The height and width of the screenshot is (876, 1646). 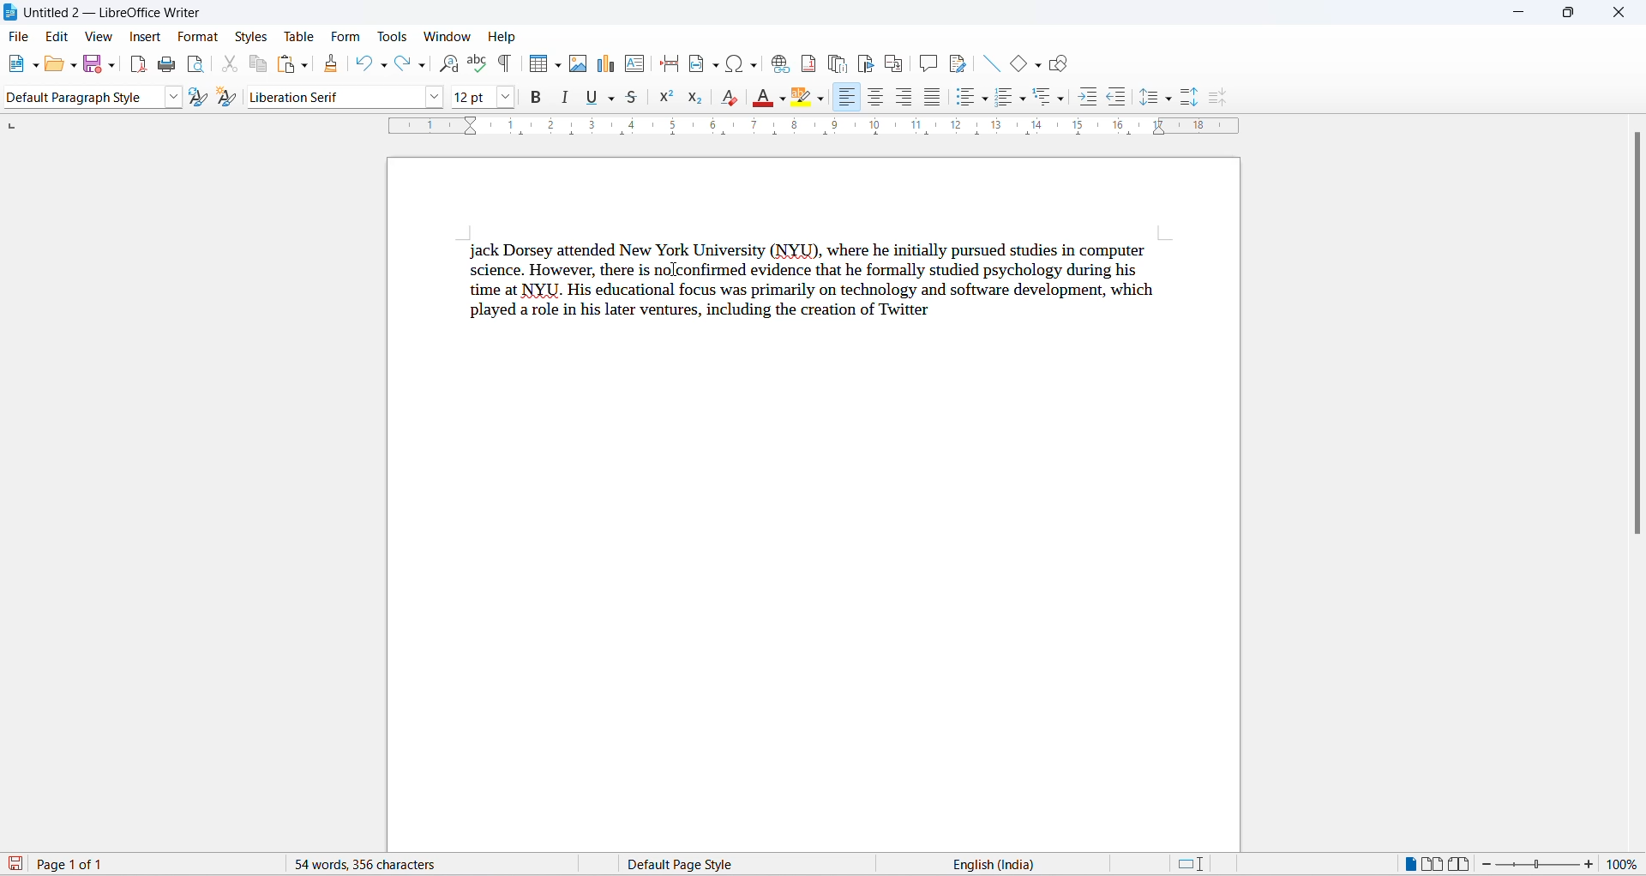 What do you see at coordinates (501, 37) in the screenshot?
I see `help` at bounding box center [501, 37].